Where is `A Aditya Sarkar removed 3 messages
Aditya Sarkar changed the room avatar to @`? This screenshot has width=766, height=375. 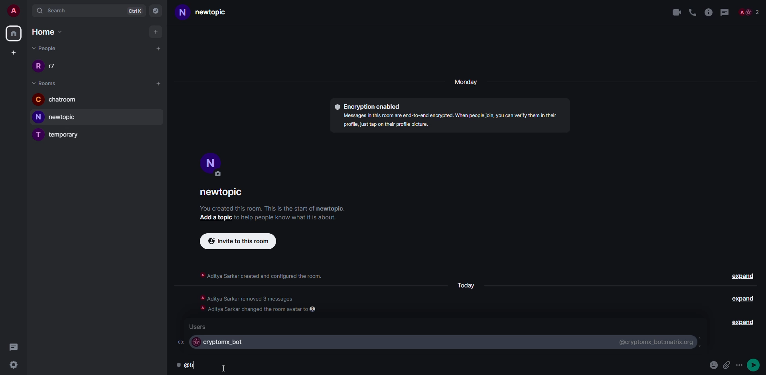 A Aditya Sarkar removed 3 messages
Aditya Sarkar changed the room avatar to @ is located at coordinates (260, 303).